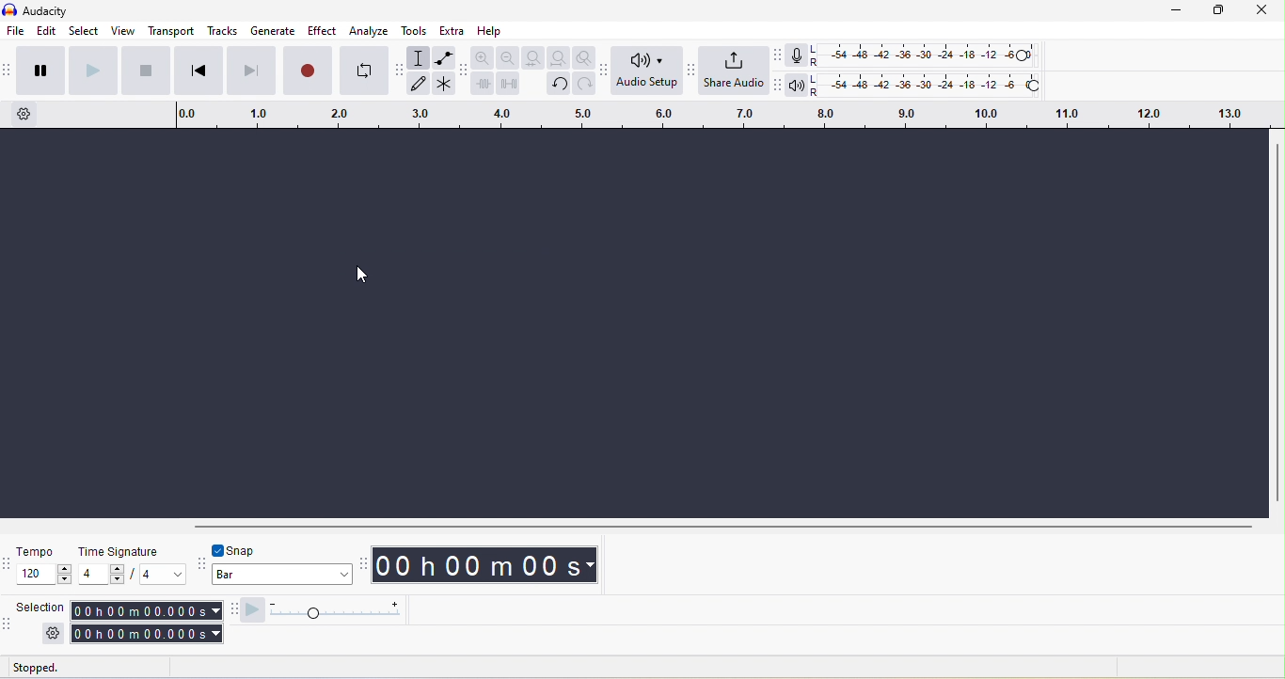 This screenshot has width=1285, height=679. I want to click on tracks, so click(222, 30).